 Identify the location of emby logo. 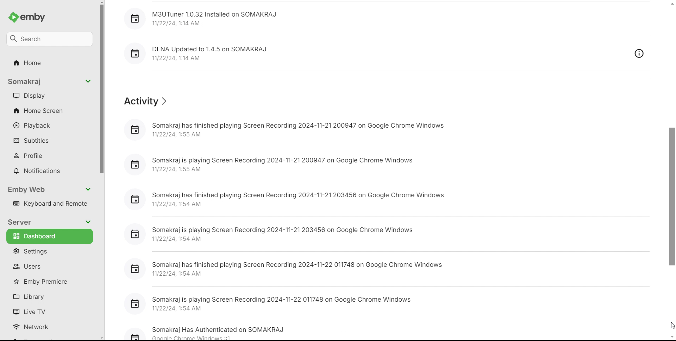
(13, 18).